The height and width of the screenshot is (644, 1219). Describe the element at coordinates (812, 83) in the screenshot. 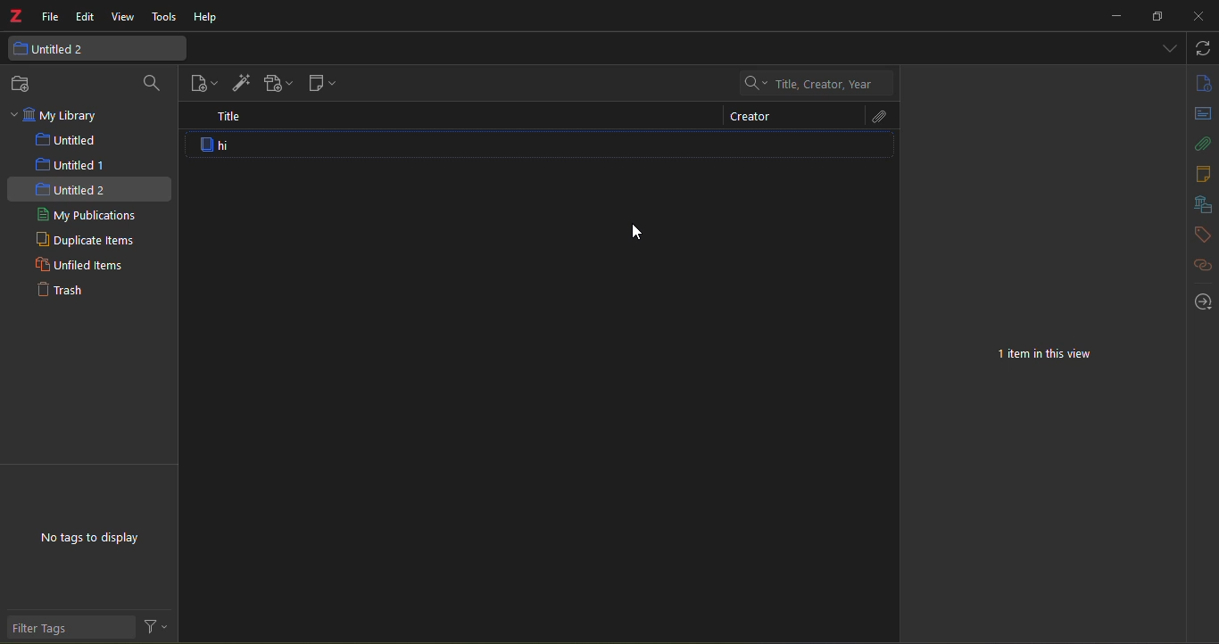

I see `Title, Creator, Year` at that location.